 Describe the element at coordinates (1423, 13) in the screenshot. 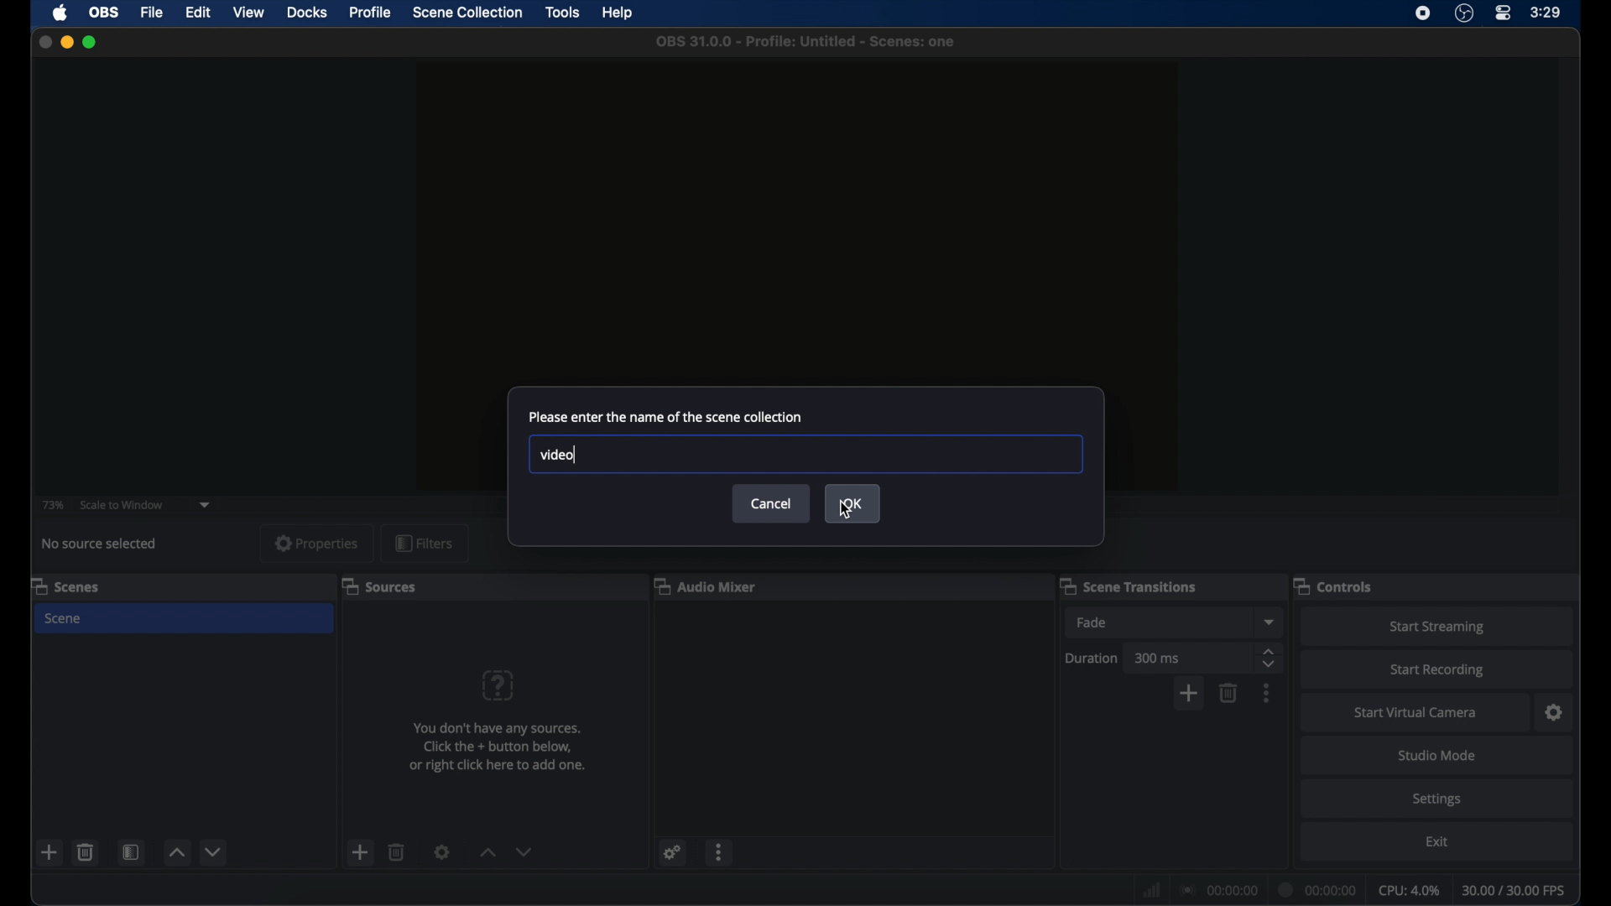

I see `screen recorder` at that location.